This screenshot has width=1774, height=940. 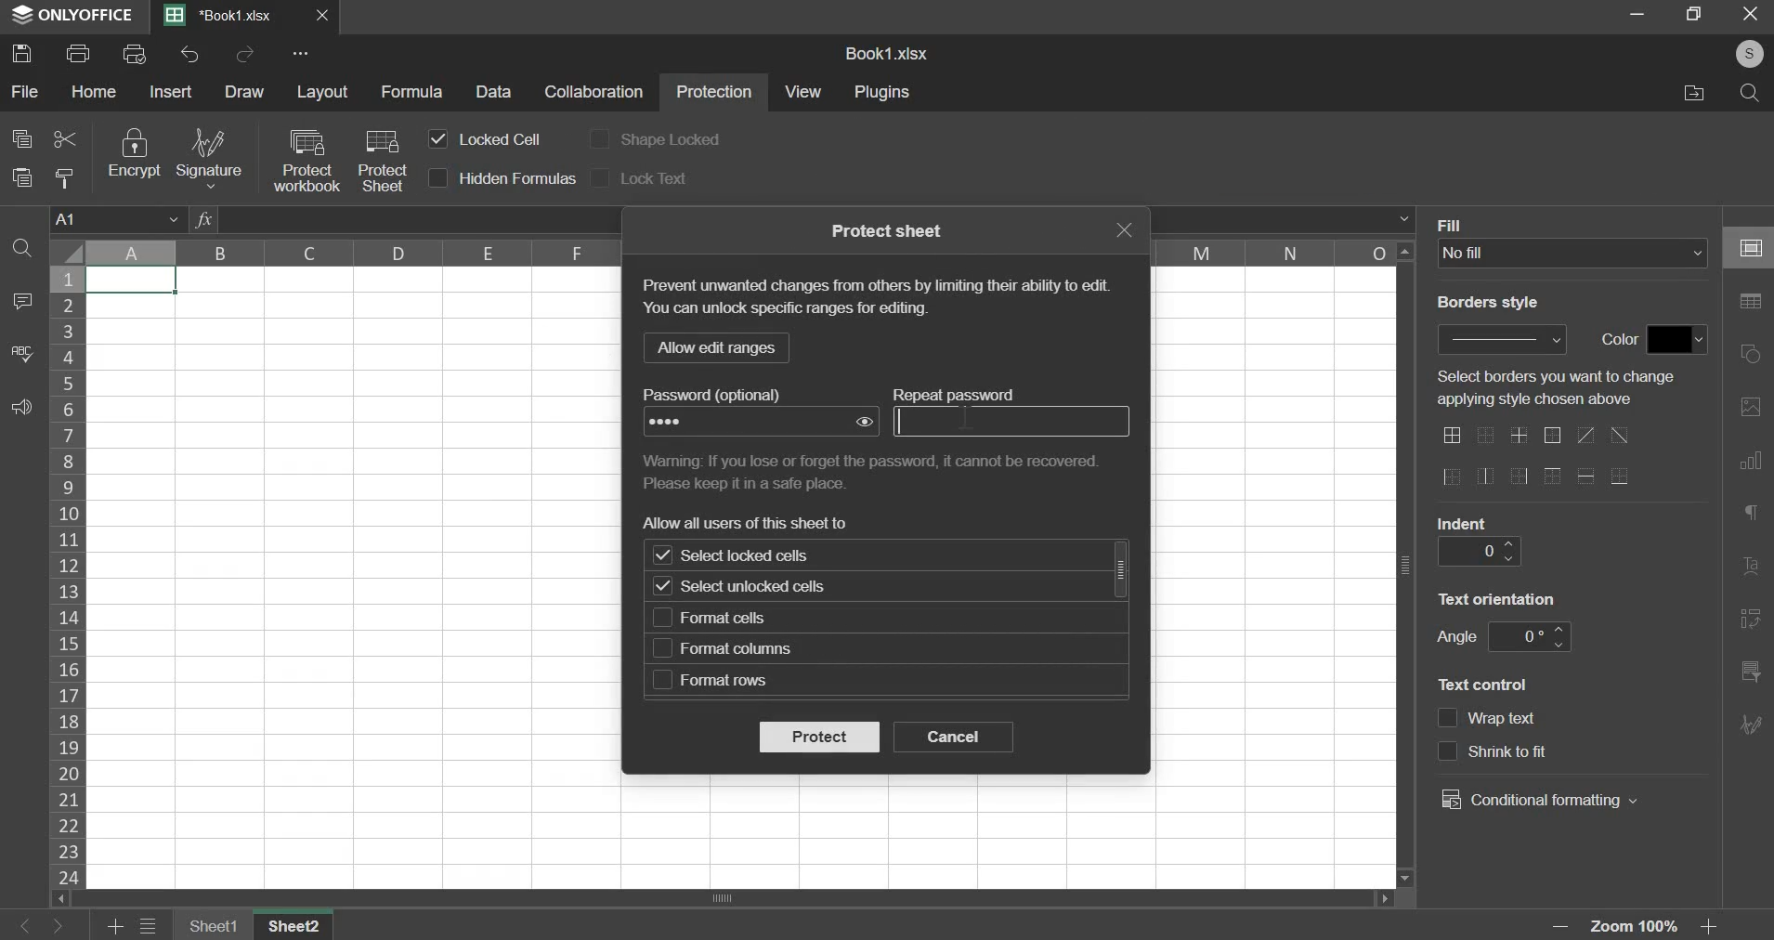 I want to click on right side bar, so click(x=1753, y=302).